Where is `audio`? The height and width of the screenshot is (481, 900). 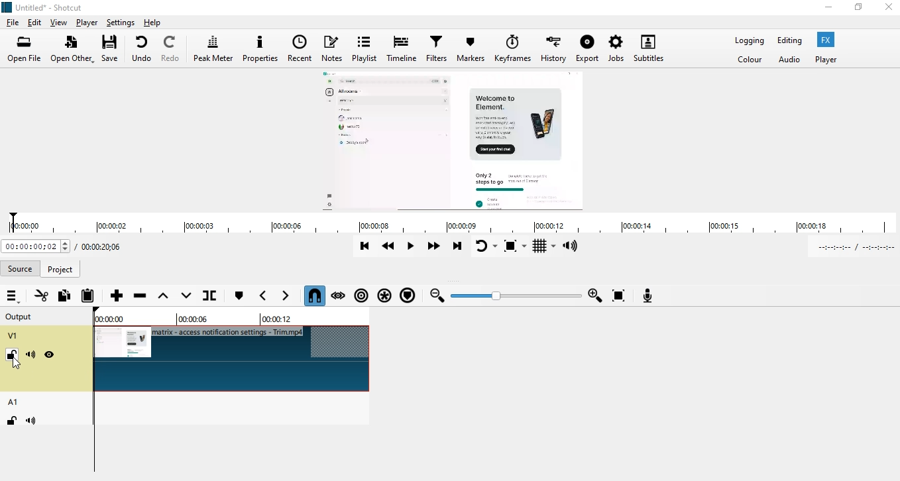
audio is located at coordinates (789, 60).